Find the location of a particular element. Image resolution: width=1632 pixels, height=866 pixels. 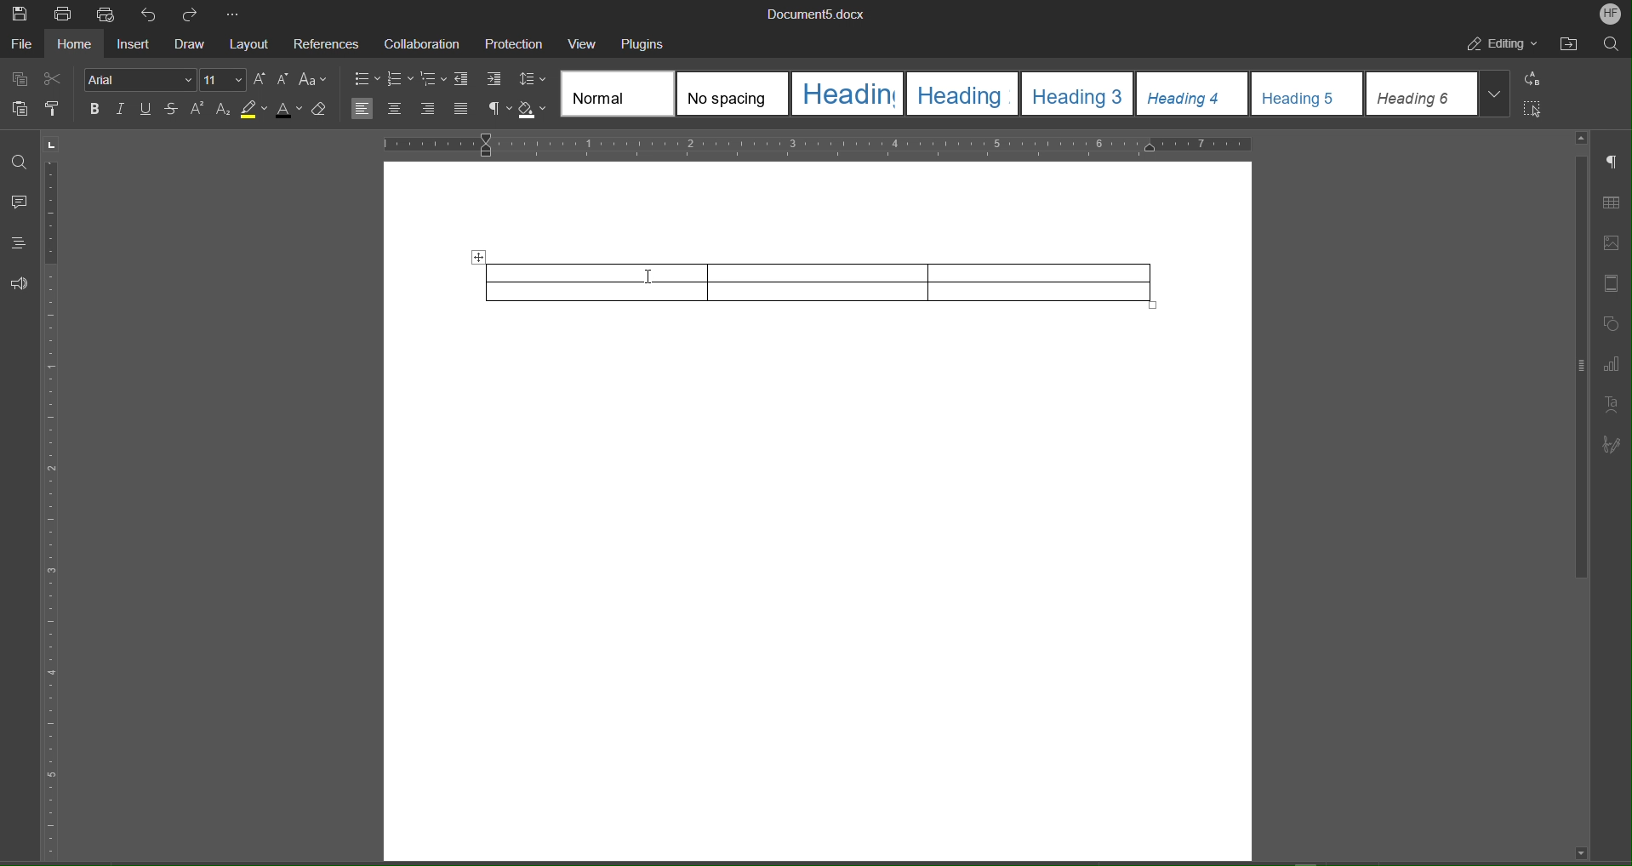

heading 4 is located at coordinates (1193, 94).